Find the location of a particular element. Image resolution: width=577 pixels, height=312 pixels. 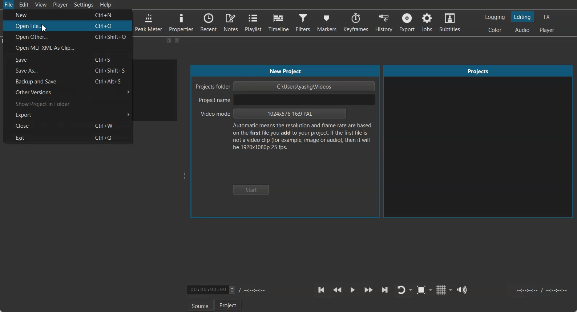

Skip to the next point is located at coordinates (384, 290).